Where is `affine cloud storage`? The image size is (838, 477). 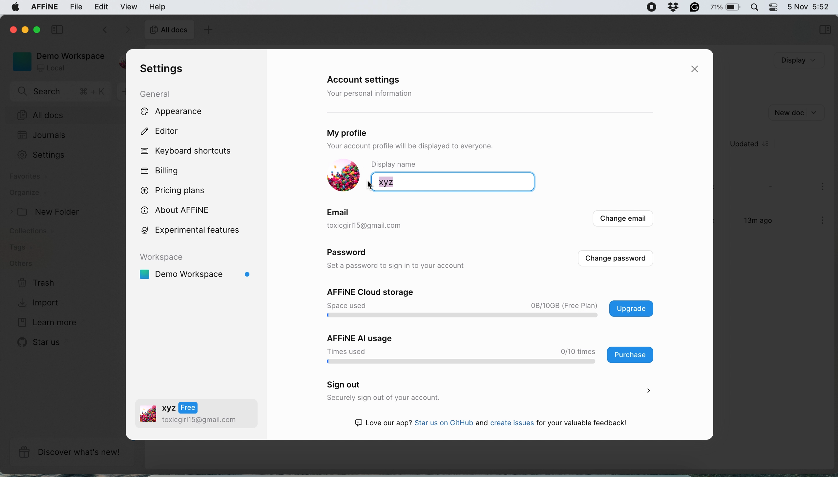 affine cloud storage is located at coordinates (492, 304).